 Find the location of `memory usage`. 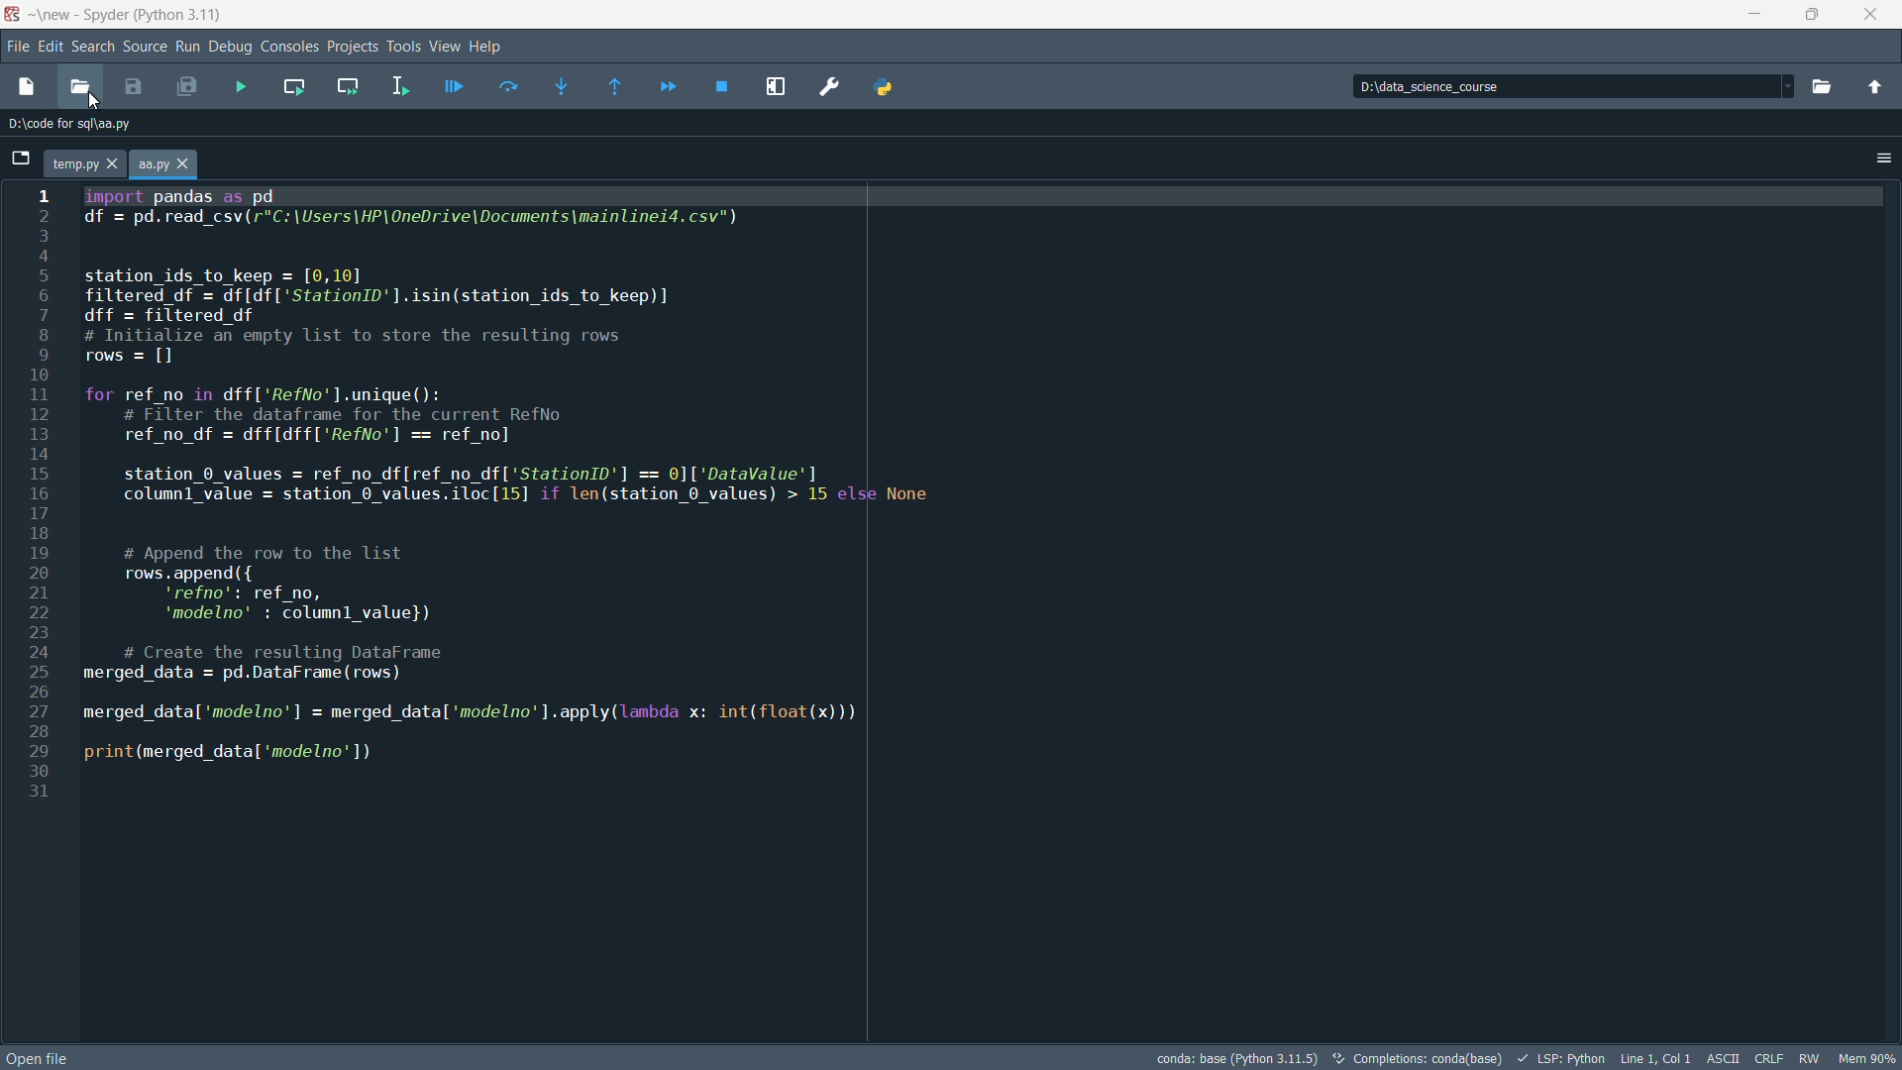

memory usage is located at coordinates (1865, 1058).